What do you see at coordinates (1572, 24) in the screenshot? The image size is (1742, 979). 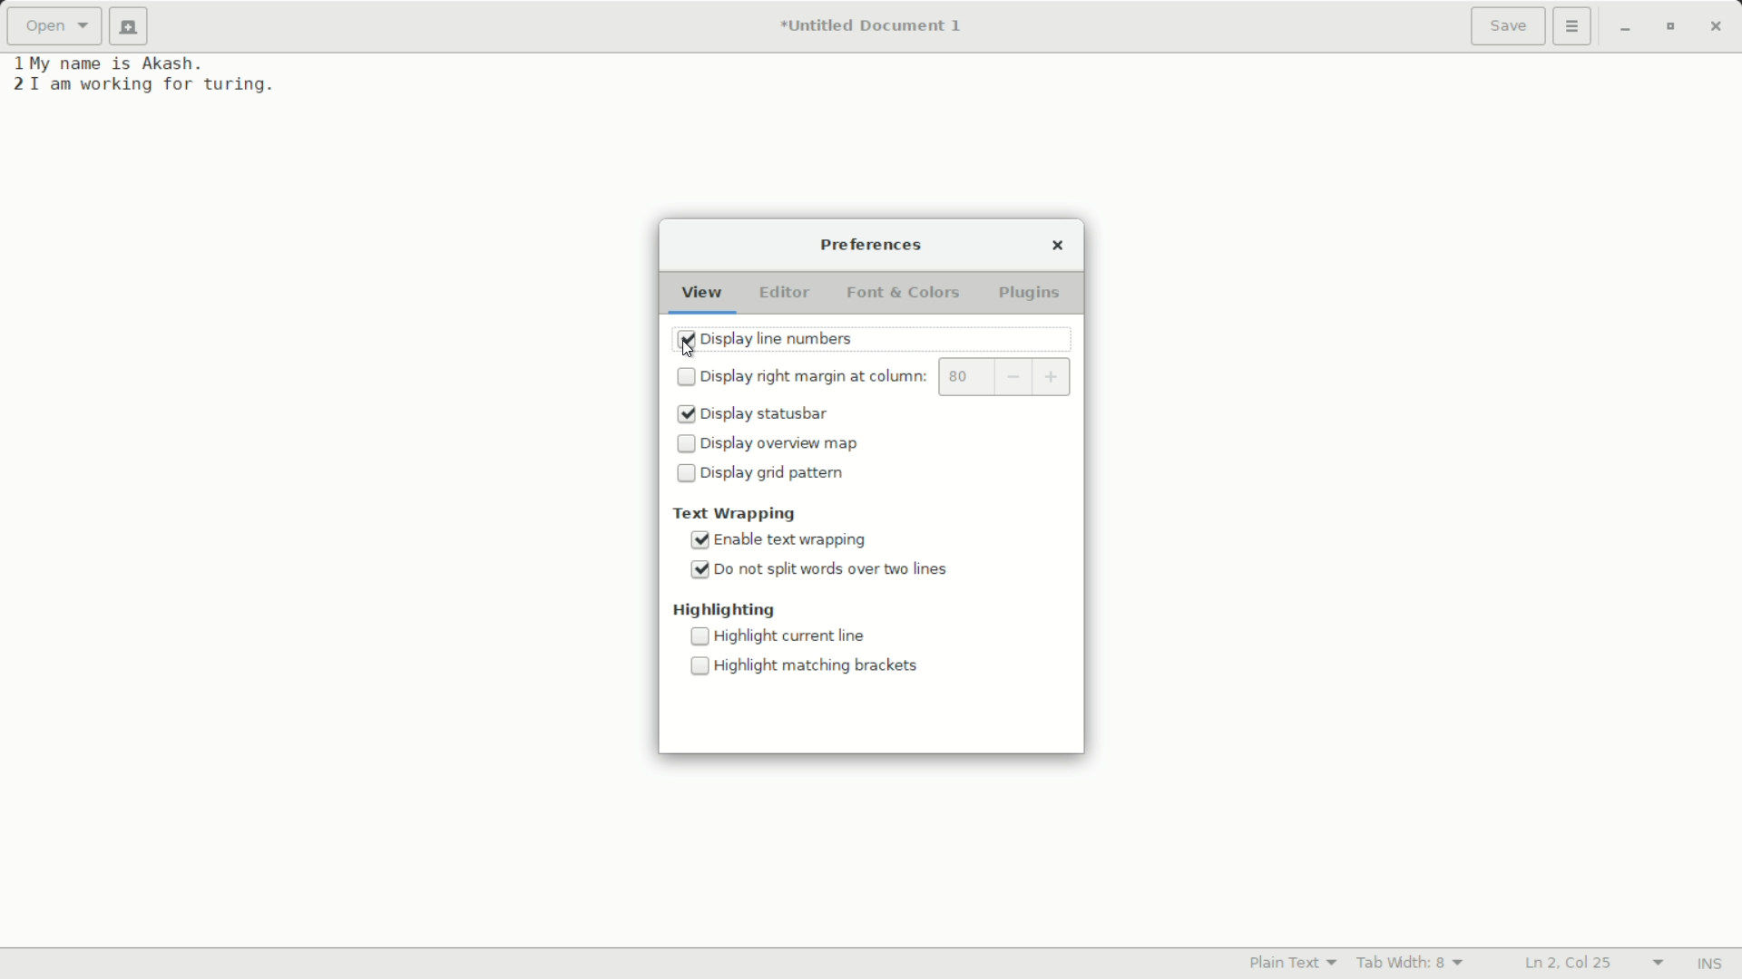 I see `more options` at bounding box center [1572, 24].